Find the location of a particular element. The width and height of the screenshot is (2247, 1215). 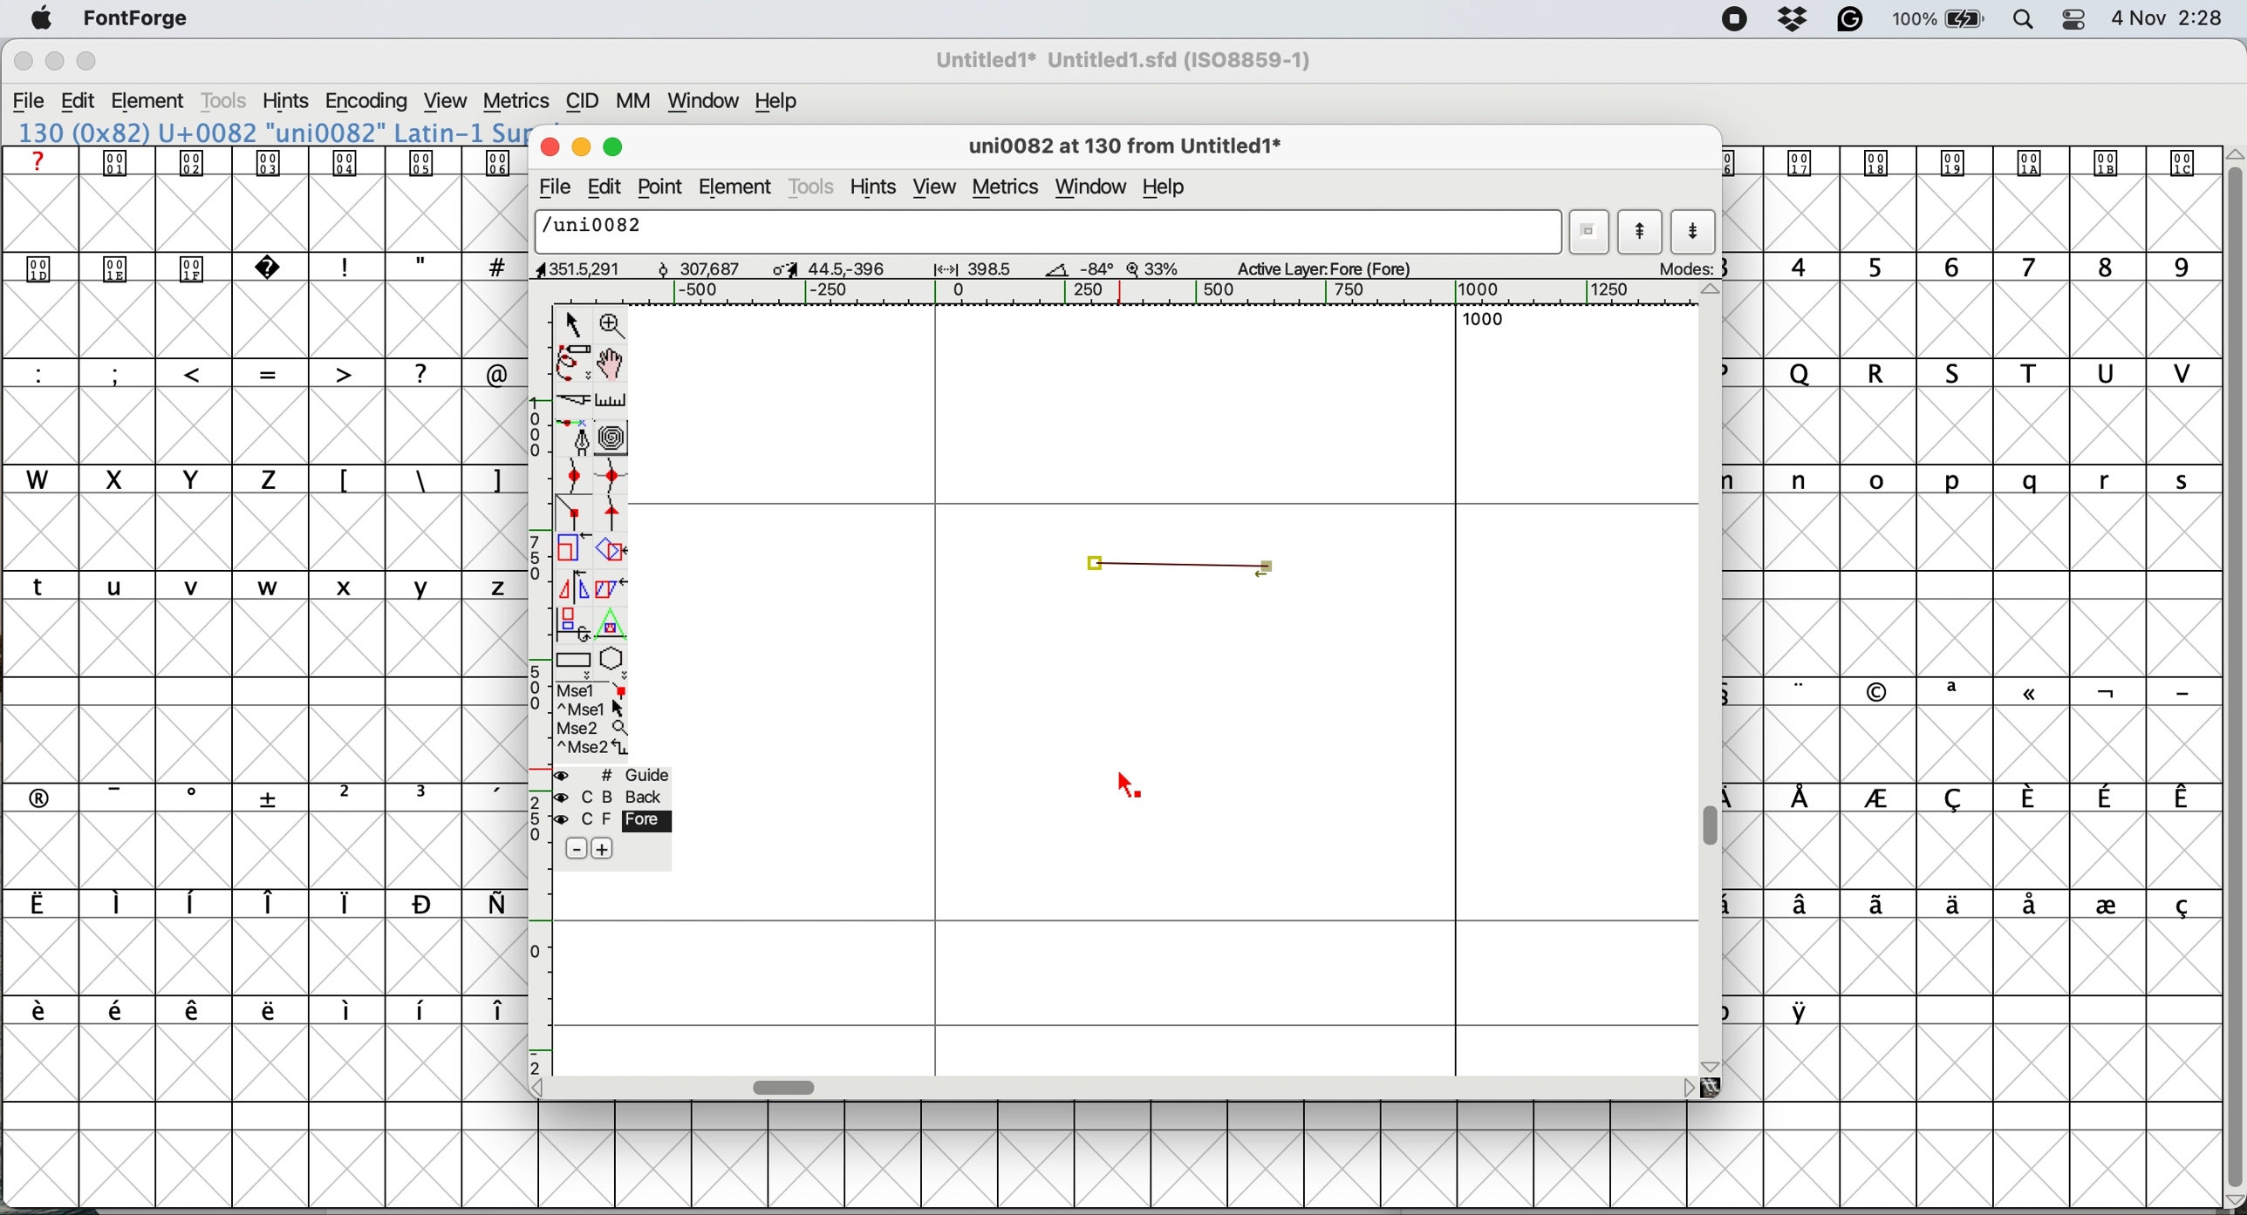

horizontal scroll bar is located at coordinates (787, 1087).